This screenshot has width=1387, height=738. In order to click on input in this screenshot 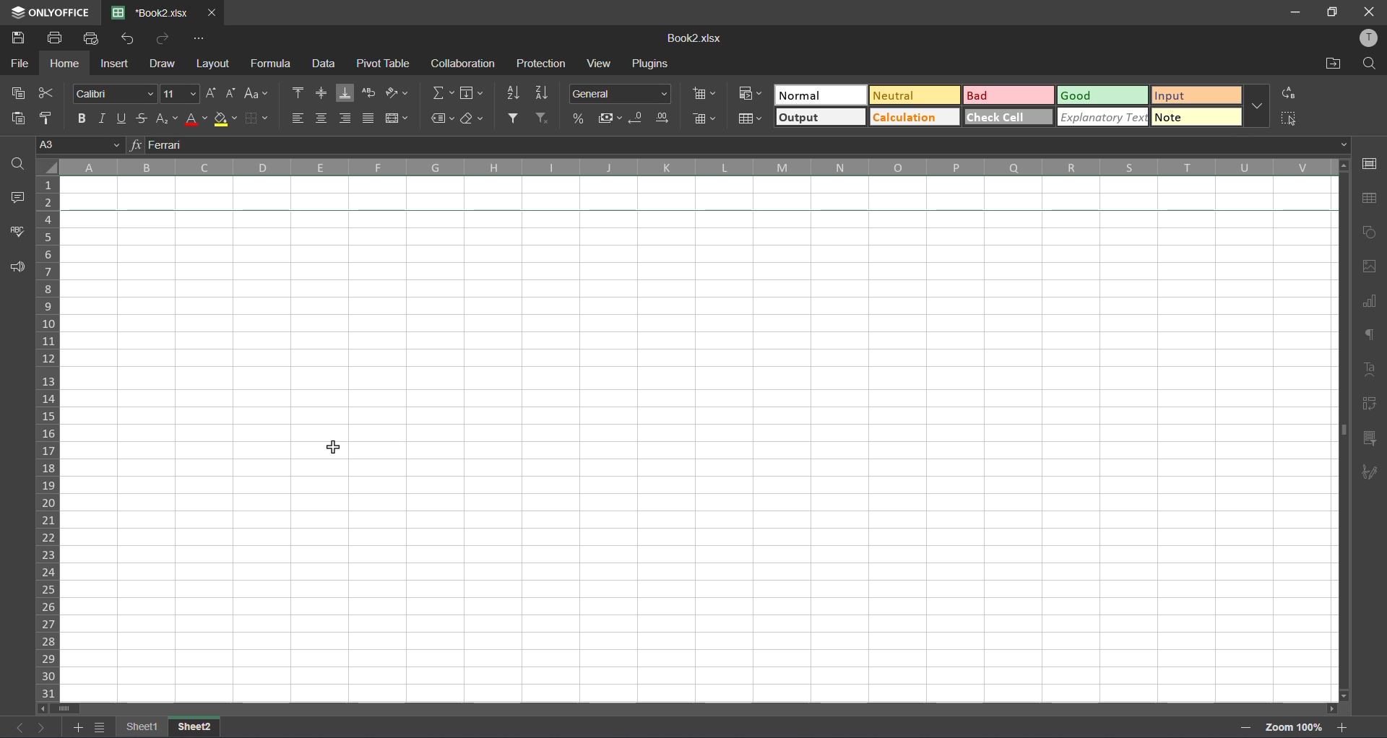, I will do `click(1196, 97)`.